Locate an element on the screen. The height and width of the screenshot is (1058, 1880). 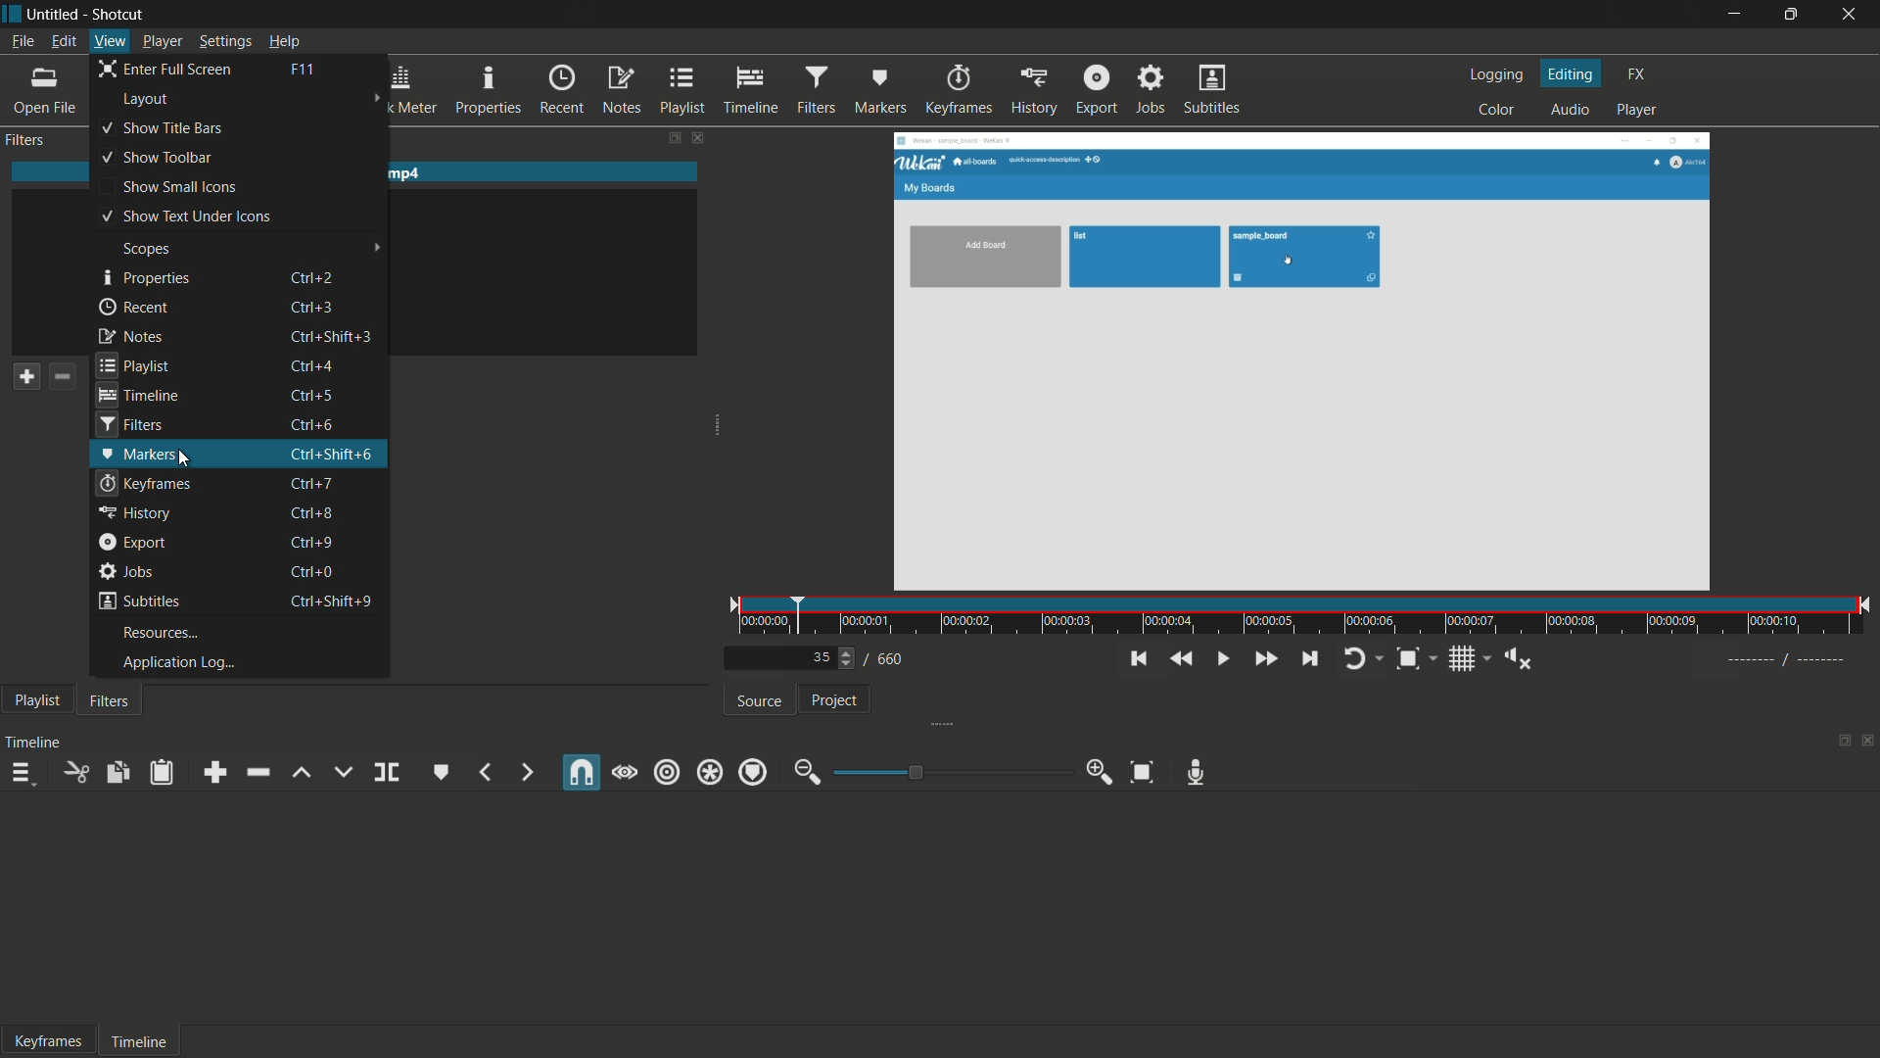
settings menu is located at coordinates (224, 41).